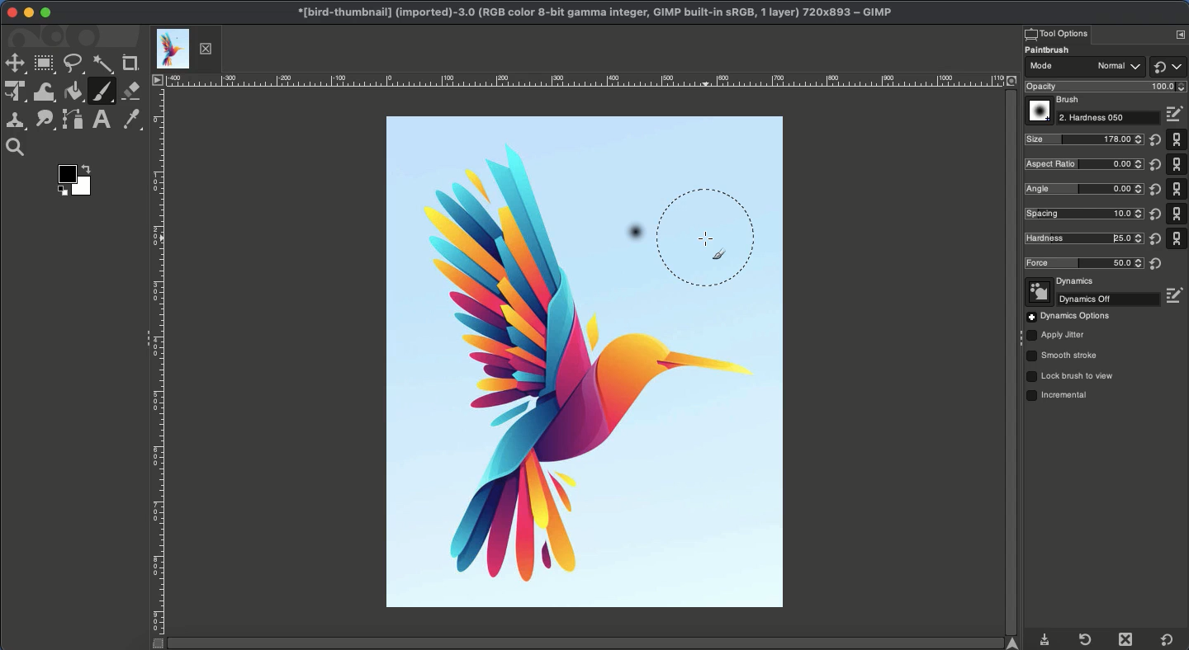 The width and height of the screenshot is (1189, 650). What do you see at coordinates (1177, 115) in the screenshot?
I see `Edit` at bounding box center [1177, 115].